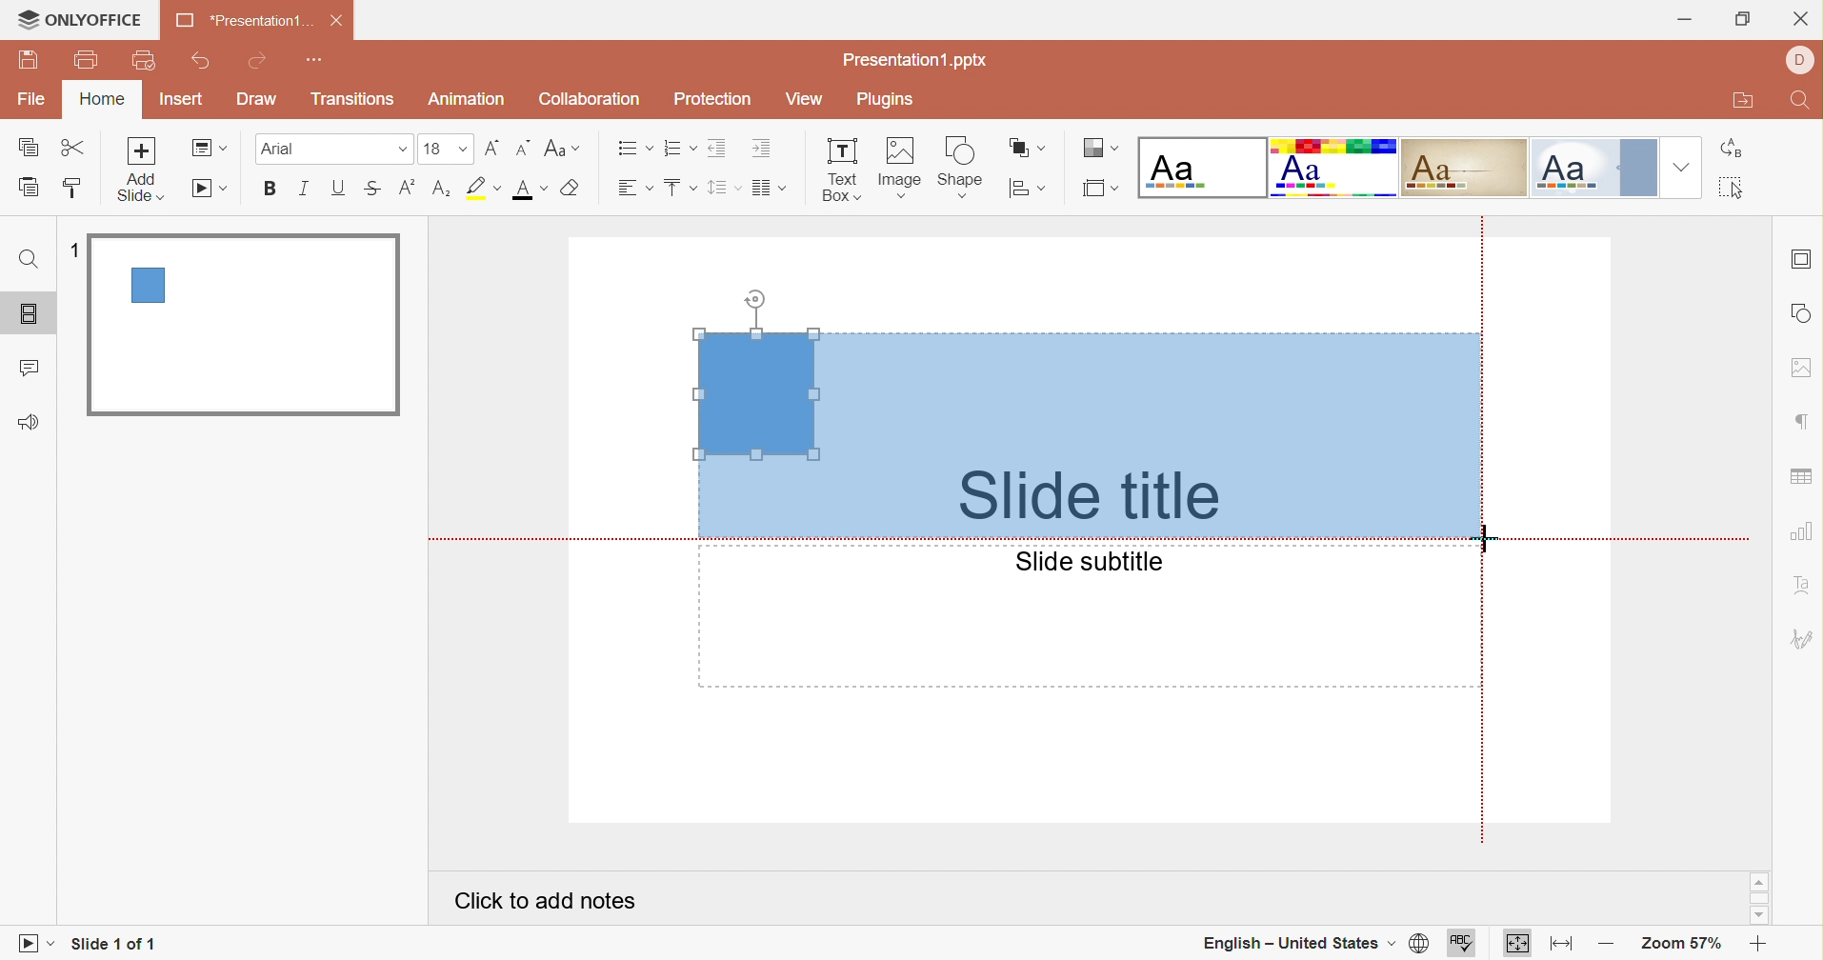 The width and height of the screenshot is (1823, 960). What do you see at coordinates (439, 194) in the screenshot?
I see `Subscript` at bounding box center [439, 194].